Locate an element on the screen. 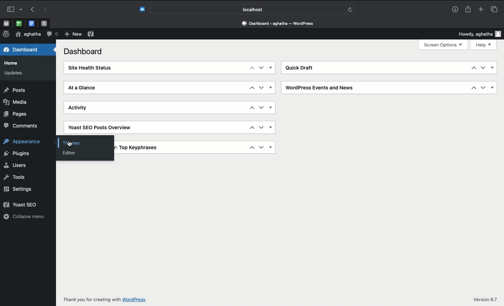 The width and height of the screenshot is (504, 306). Activity is located at coordinates (84, 109).